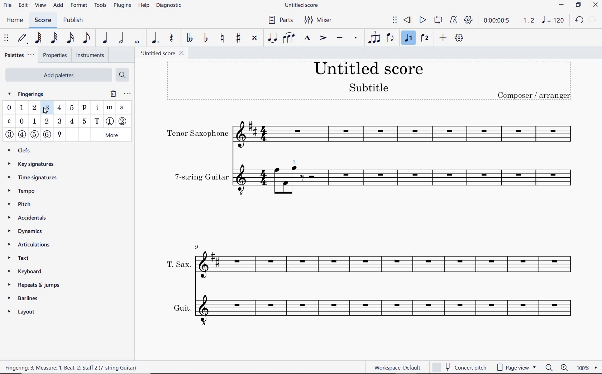 The width and height of the screenshot is (602, 374). Describe the element at coordinates (189, 38) in the screenshot. I see `TOGGLE-DOUBLE FLAT` at that location.